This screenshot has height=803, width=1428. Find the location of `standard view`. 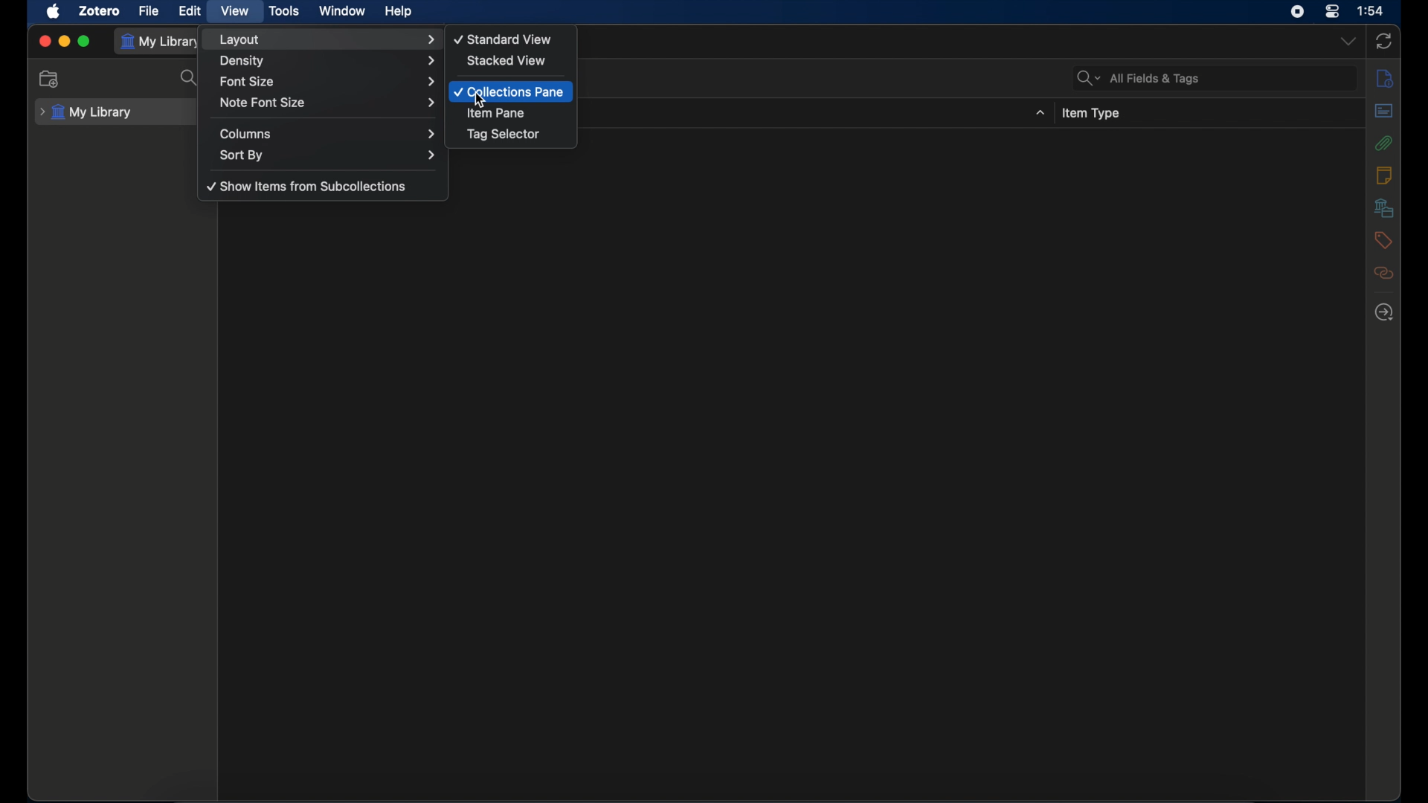

standard view is located at coordinates (504, 39).